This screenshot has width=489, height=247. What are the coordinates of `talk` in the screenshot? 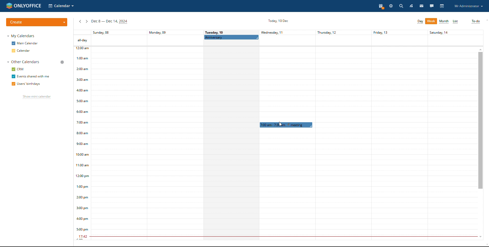 It's located at (431, 6).